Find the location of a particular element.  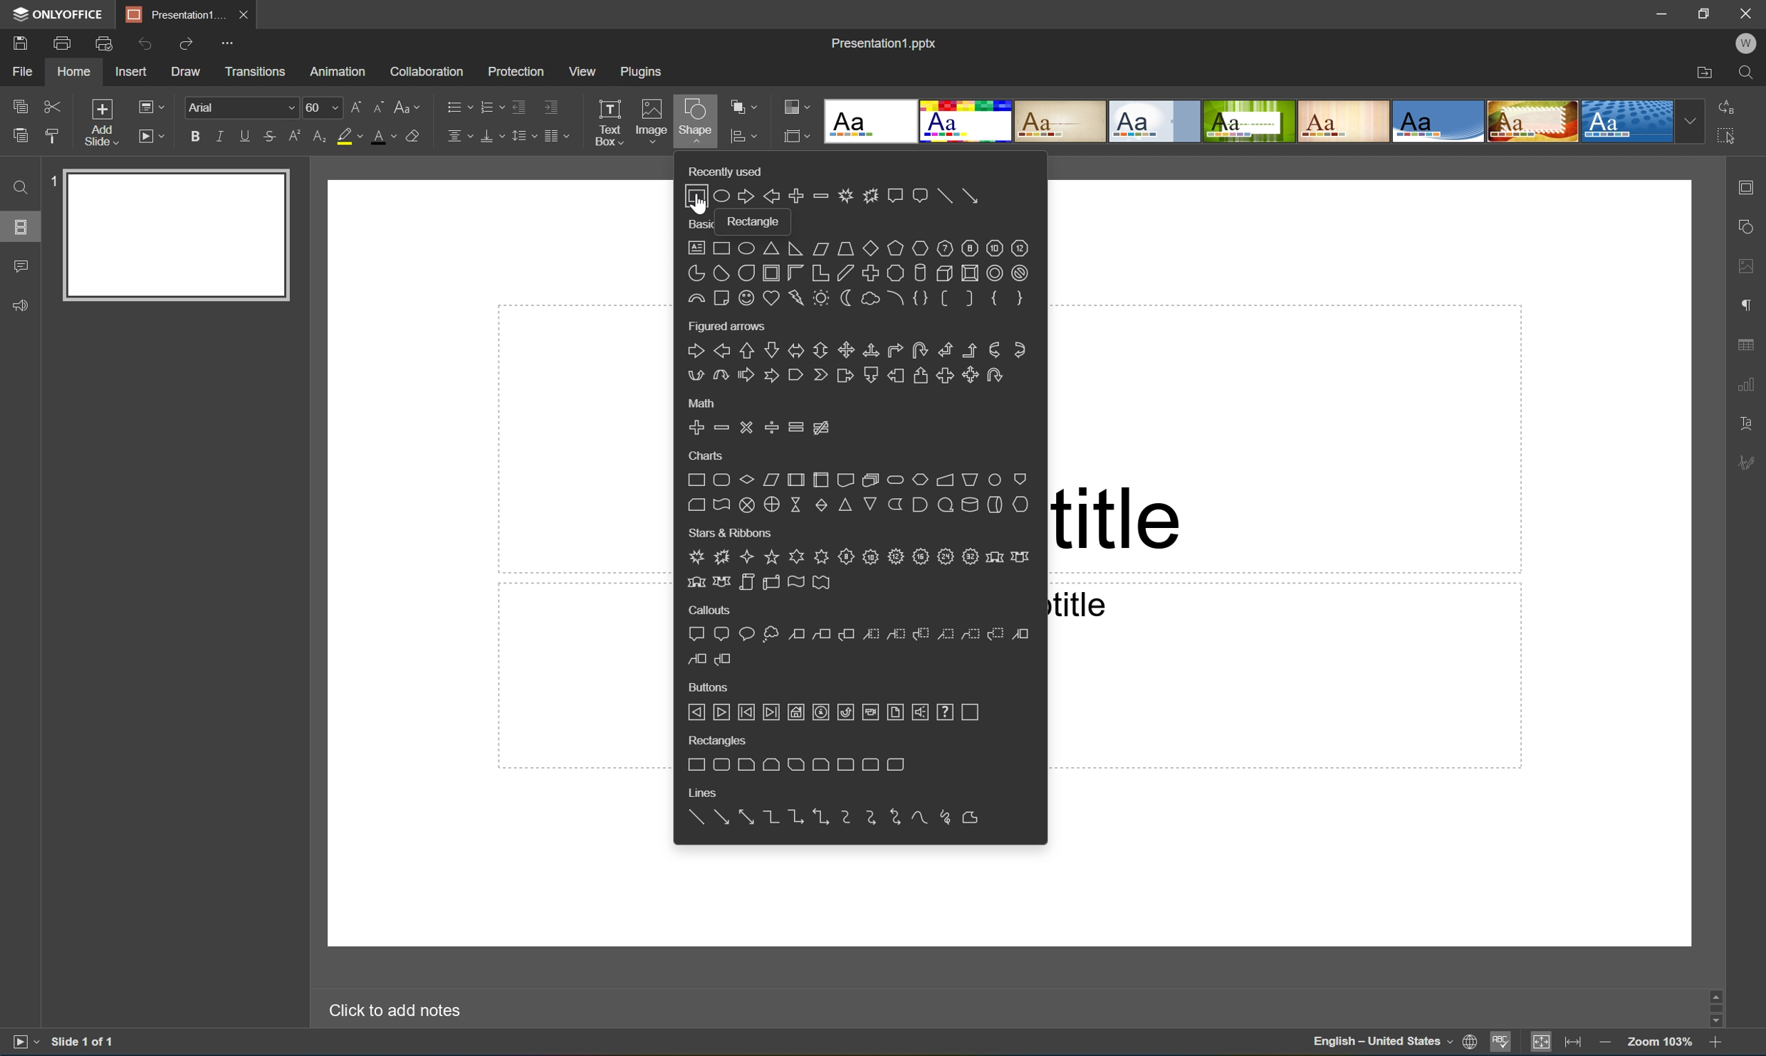

Add slide is located at coordinates (98, 121).